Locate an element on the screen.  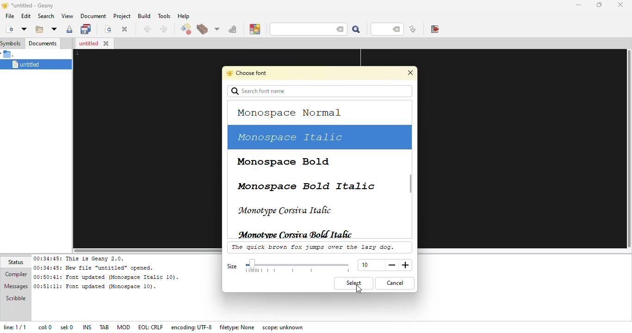
*untitled - geany is located at coordinates (37, 5).